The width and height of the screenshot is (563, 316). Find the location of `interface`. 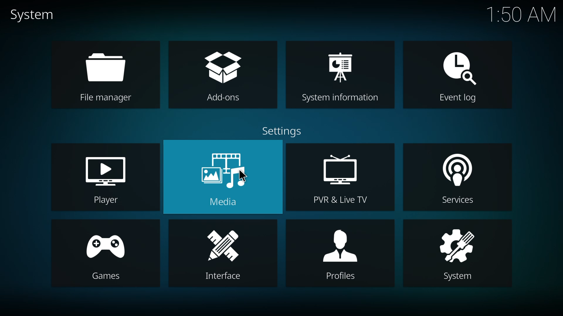

interface is located at coordinates (223, 254).